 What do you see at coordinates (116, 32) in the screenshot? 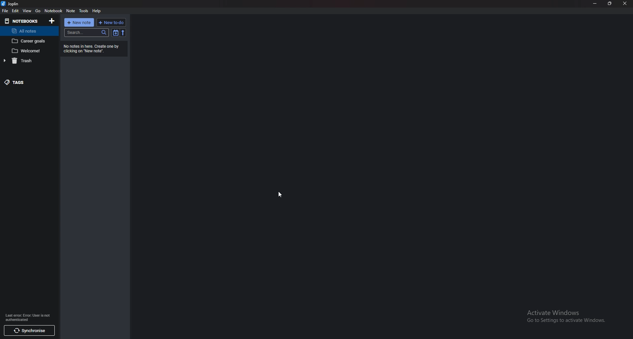
I see `toggle sort` at bounding box center [116, 32].